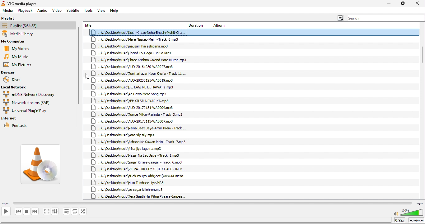  Describe the element at coordinates (385, 18) in the screenshot. I see `search` at that location.